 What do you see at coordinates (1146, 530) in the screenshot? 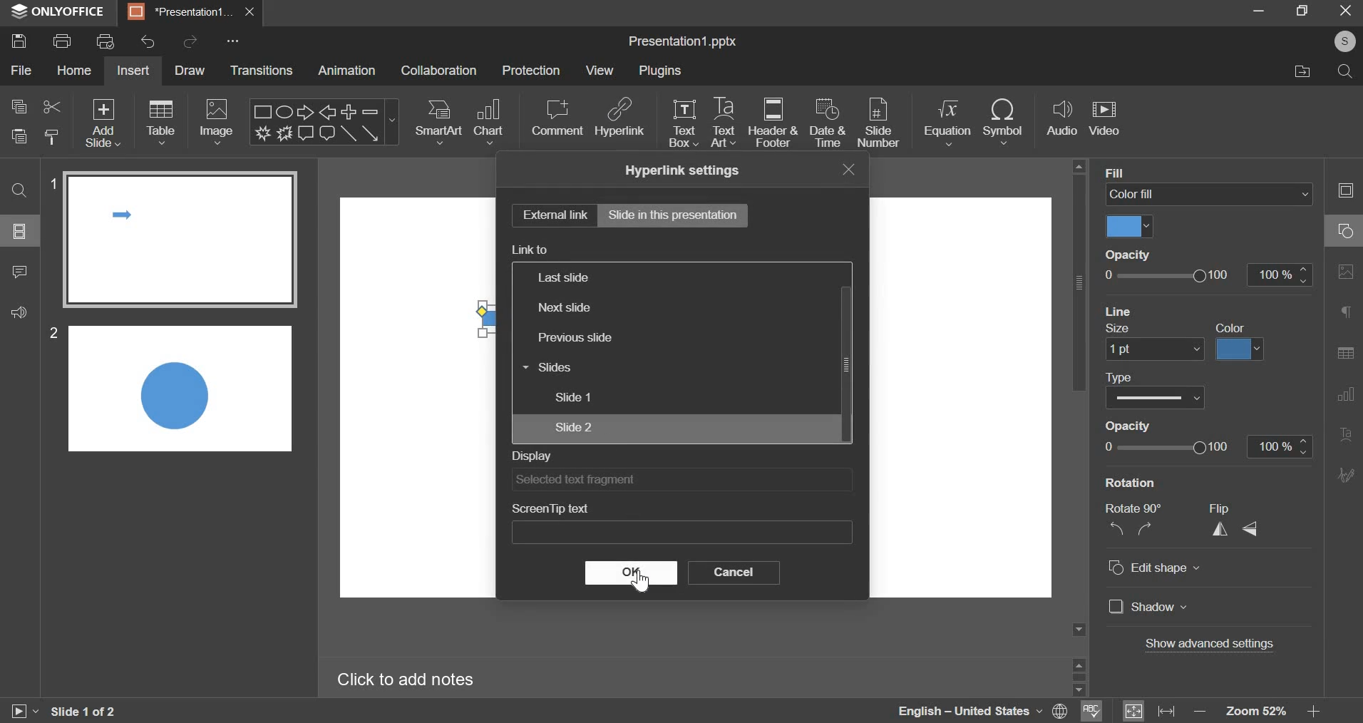
I see `rotate clockwise` at bounding box center [1146, 530].